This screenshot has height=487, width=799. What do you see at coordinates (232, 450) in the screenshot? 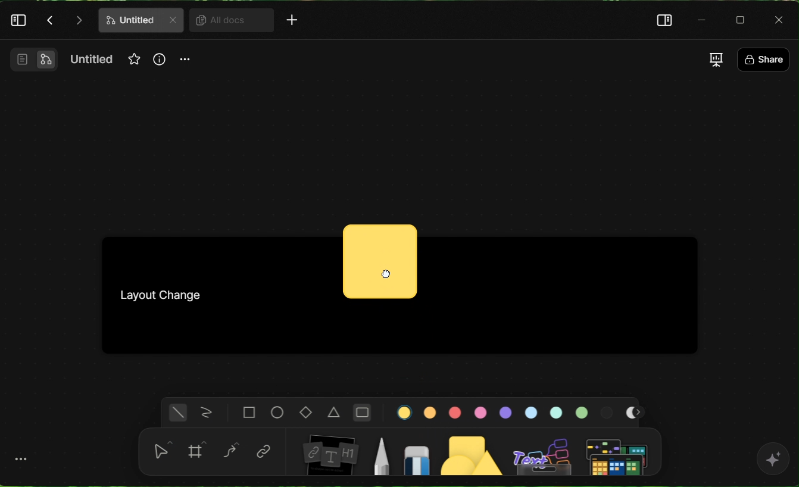
I see `curve` at bounding box center [232, 450].